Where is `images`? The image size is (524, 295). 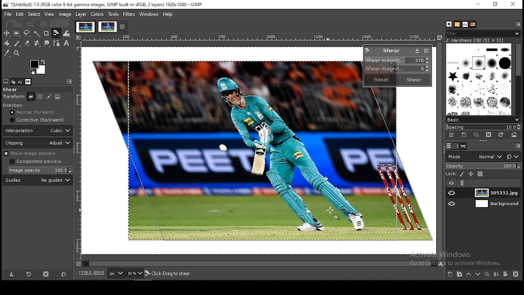 images is located at coordinates (29, 82).